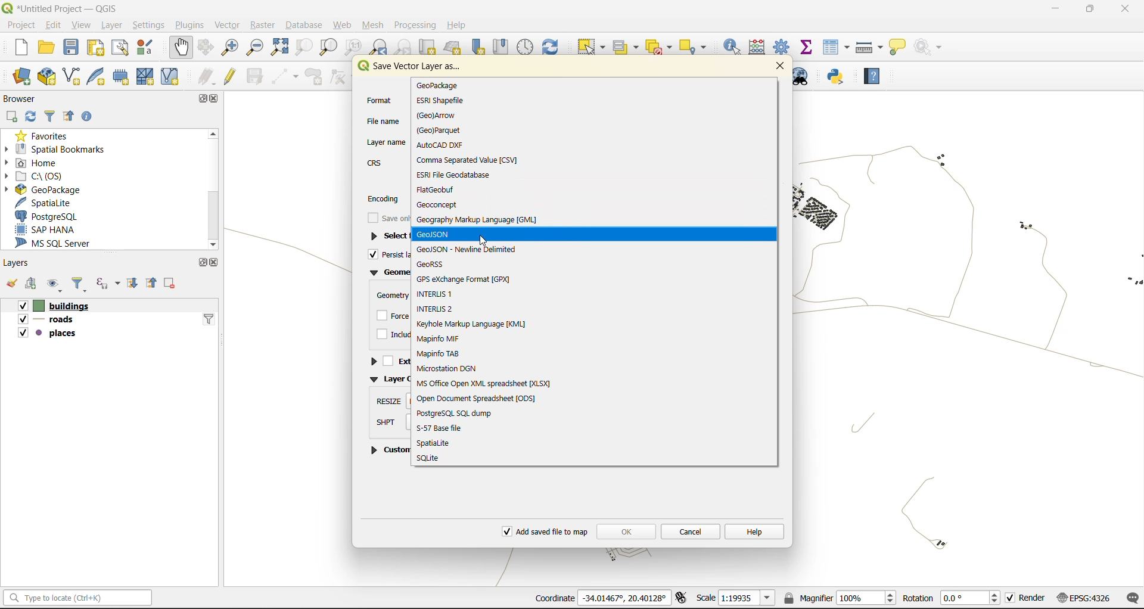  What do you see at coordinates (43, 176) in the screenshot?
I see `c\:os` at bounding box center [43, 176].